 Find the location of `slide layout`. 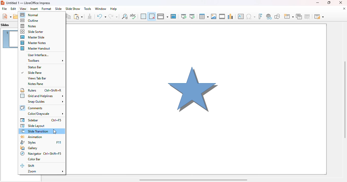

slide layout is located at coordinates (33, 126).